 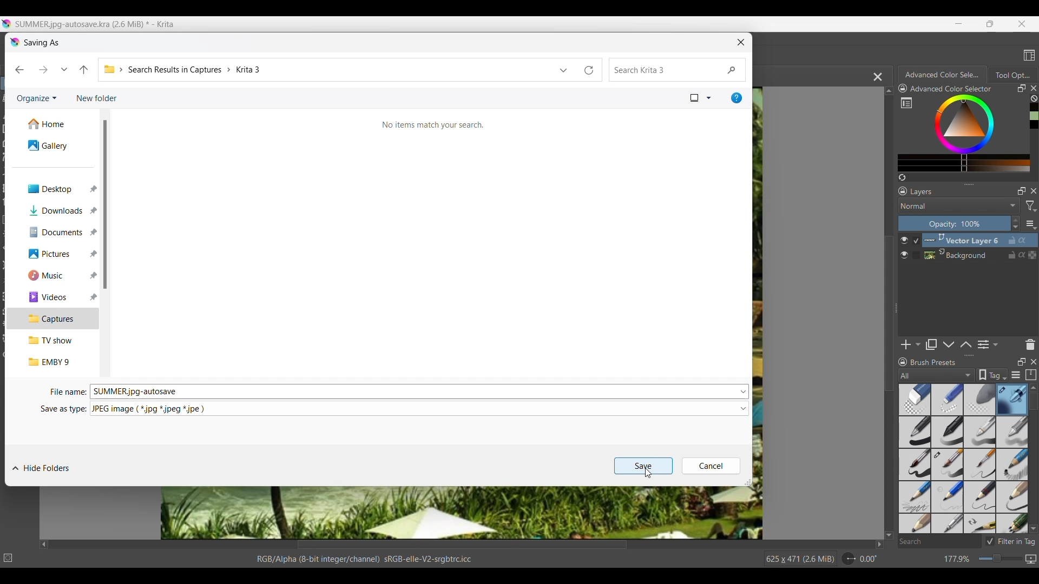 I want to click on Software logo, so click(x=15, y=43).